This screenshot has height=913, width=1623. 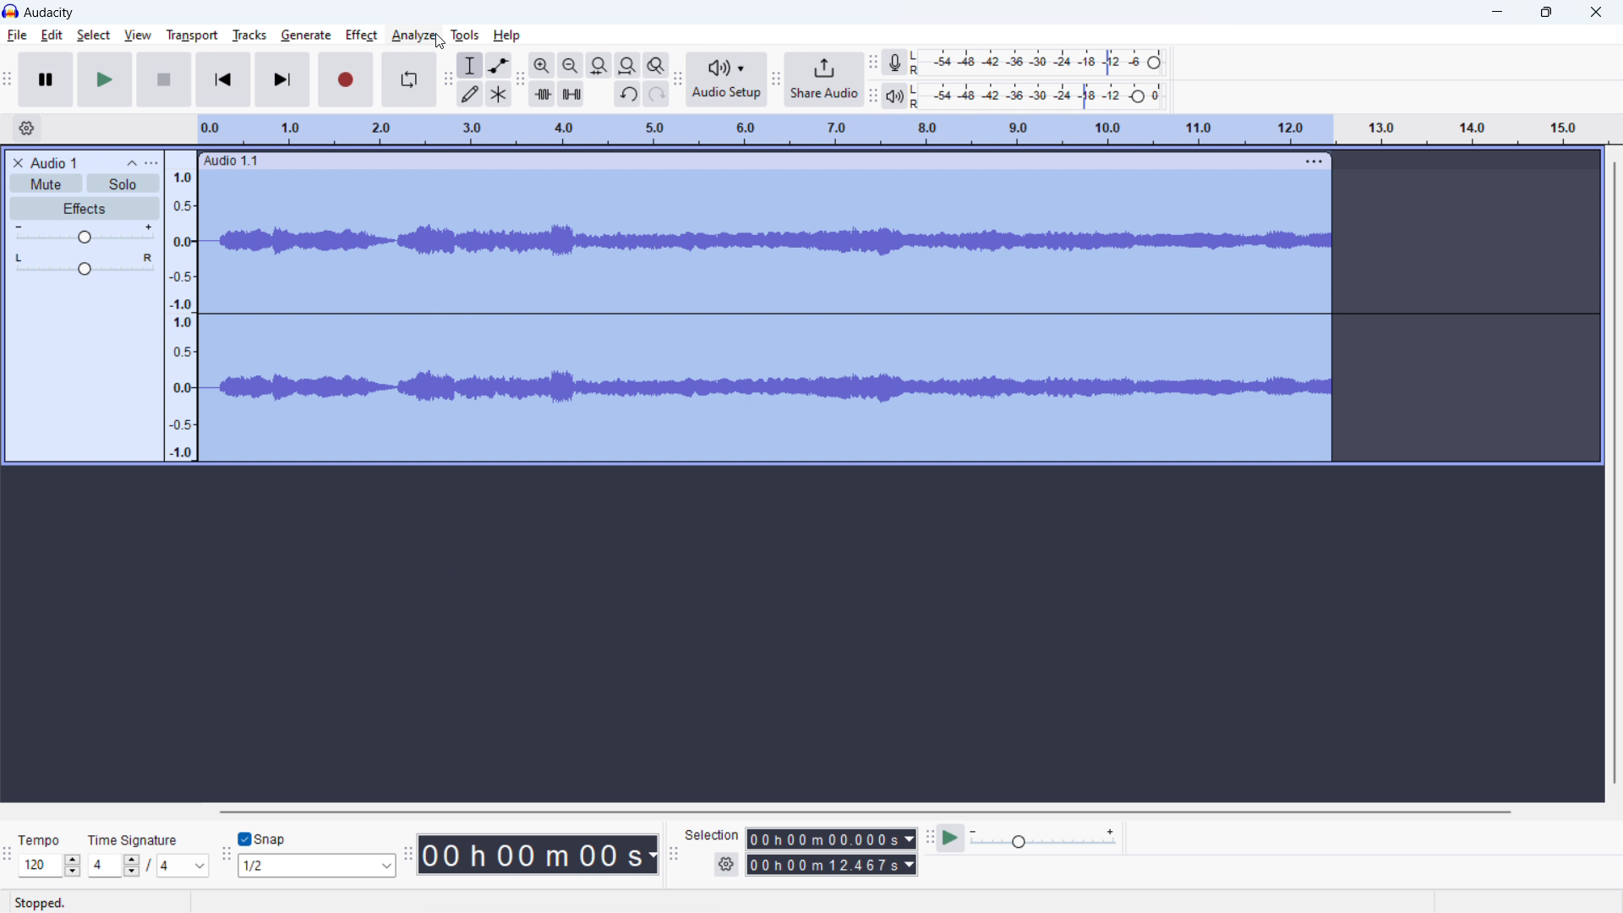 What do you see at coordinates (499, 65) in the screenshot?
I see `envelop  tool` at bounding box center [499, 65].